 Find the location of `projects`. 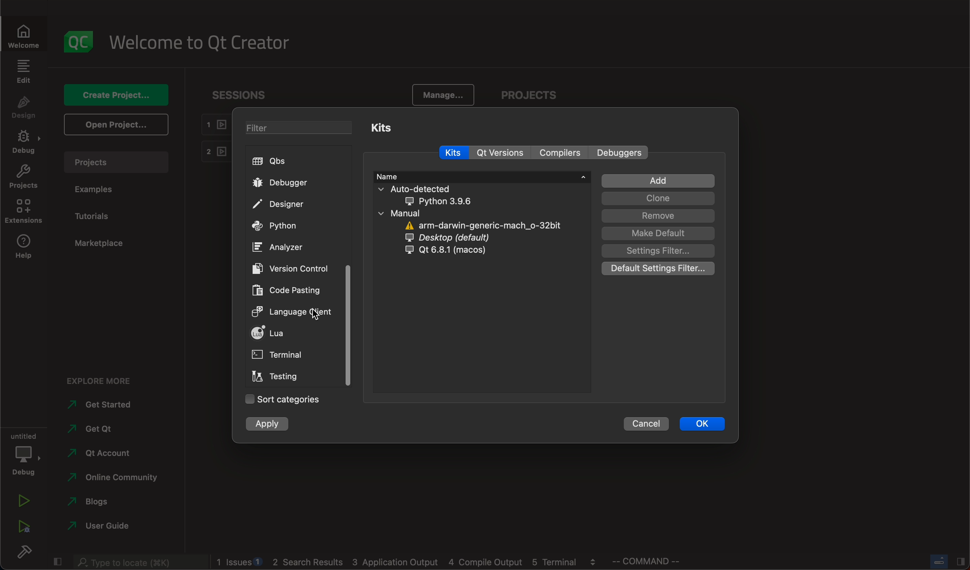

projects is located at coordinates (116, 162).